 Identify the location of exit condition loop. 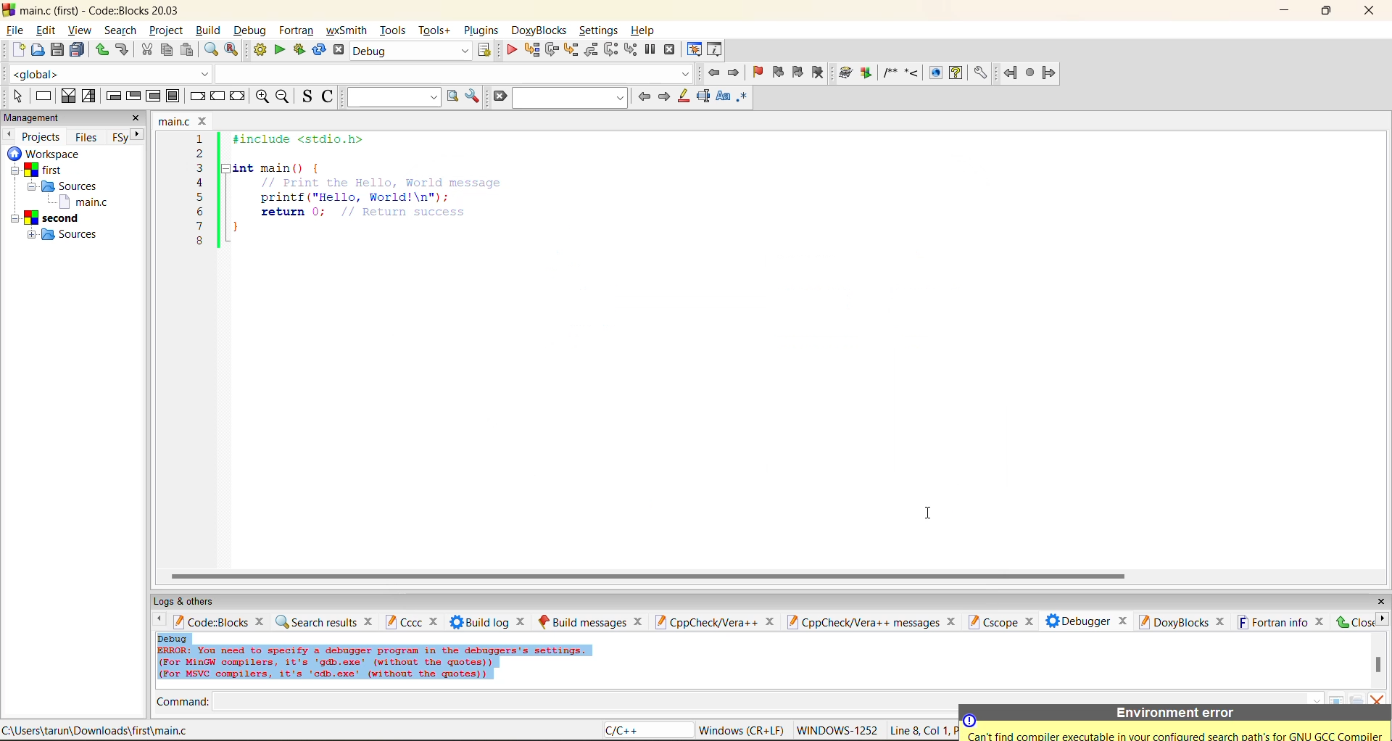
(133, 97).